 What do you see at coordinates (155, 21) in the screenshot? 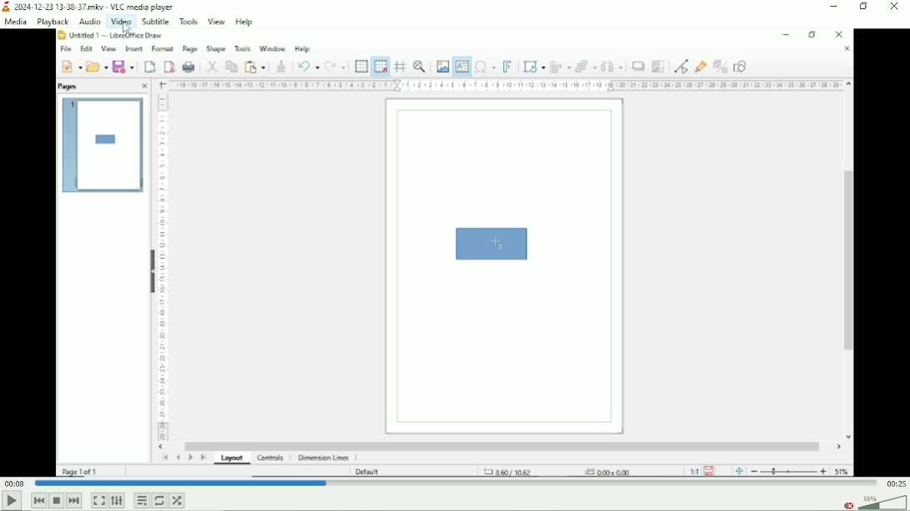
I see `Subtitle` at bounding box center [155, 21].